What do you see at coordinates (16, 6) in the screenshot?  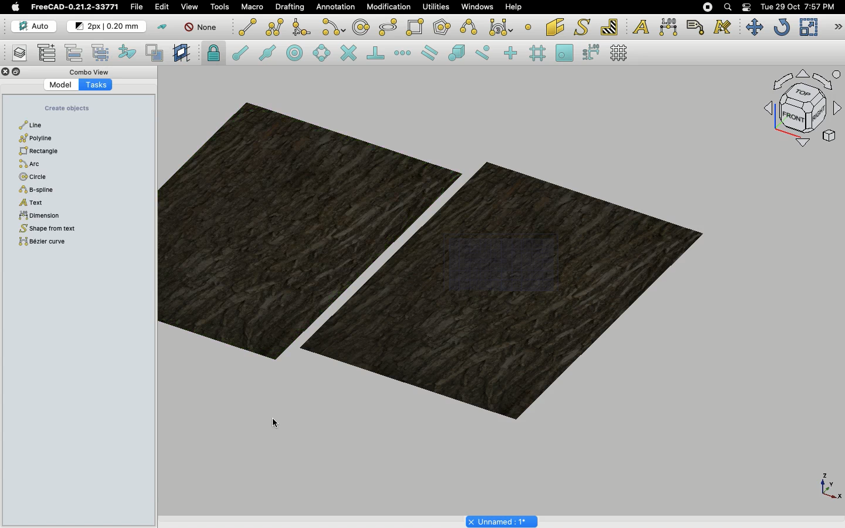 I see `Apple log` at bounding box center [16, 6].